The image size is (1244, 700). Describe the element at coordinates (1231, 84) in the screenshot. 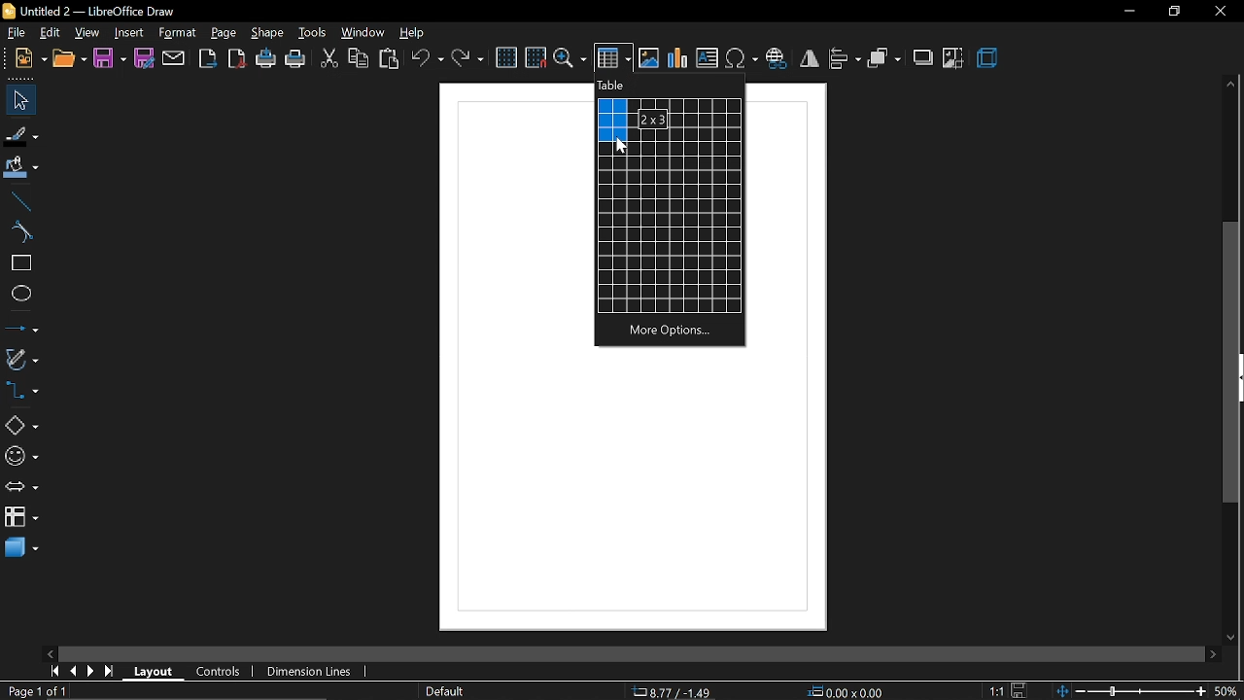

I see `move up` at that location.